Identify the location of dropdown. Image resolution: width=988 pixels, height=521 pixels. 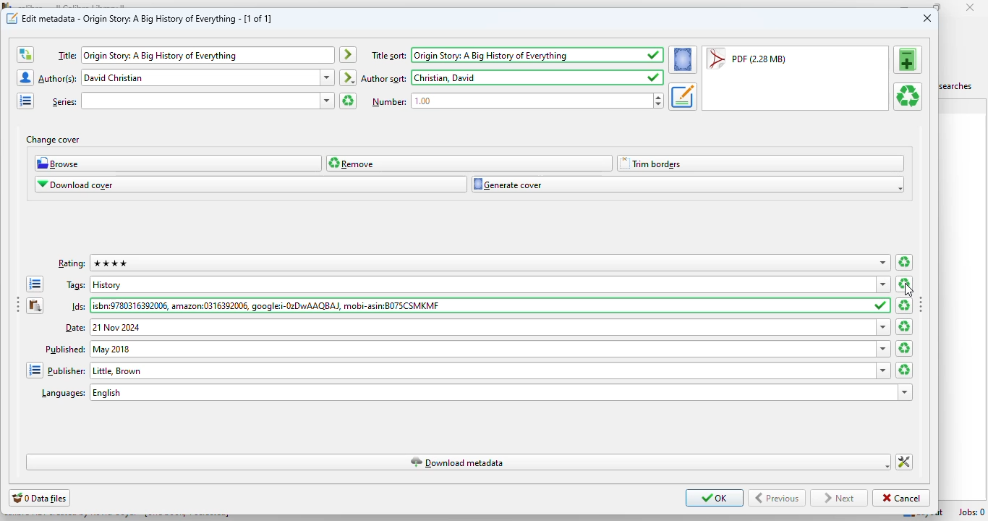
(906, 392).